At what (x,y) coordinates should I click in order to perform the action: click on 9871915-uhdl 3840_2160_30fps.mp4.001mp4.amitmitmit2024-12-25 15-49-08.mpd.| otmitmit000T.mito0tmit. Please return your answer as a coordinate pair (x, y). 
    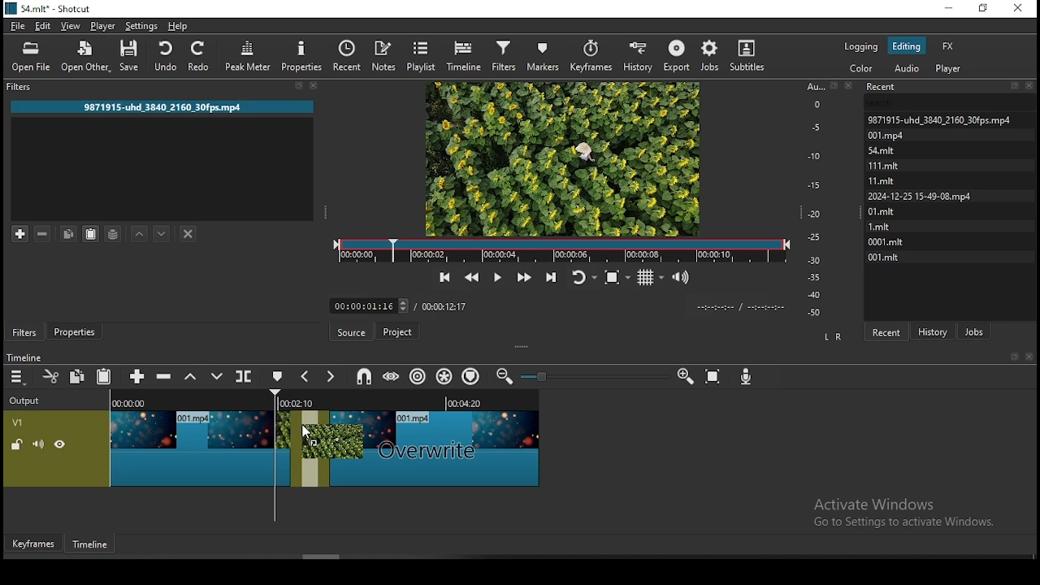
    Looking at the image, I should click on (951, 187).